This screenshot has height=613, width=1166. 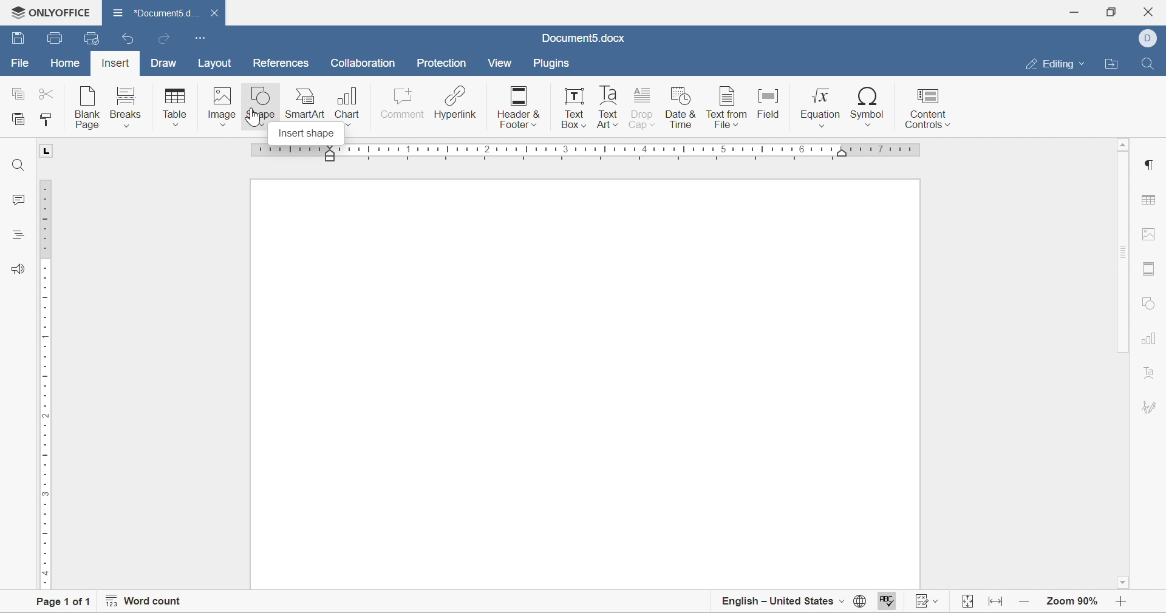 I want to click on set document language, so click(x=862, y=603).